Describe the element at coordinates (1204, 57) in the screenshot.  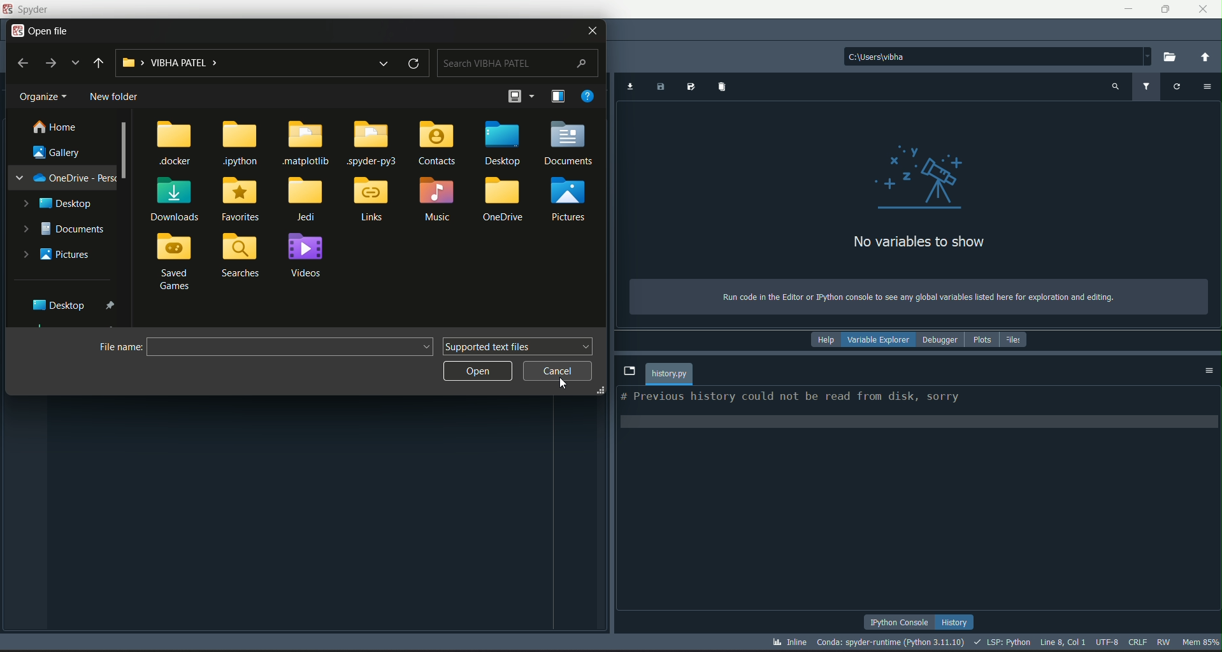
I see `change to parent directory` at that location.